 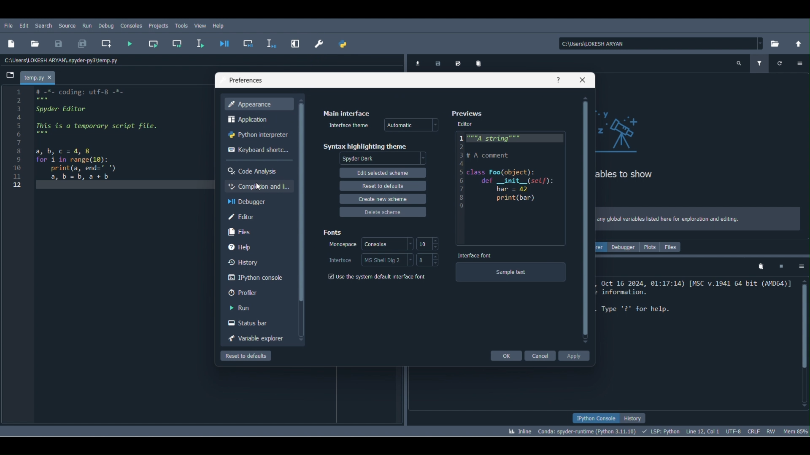 I want to click on History, so click(x=636, y=416).